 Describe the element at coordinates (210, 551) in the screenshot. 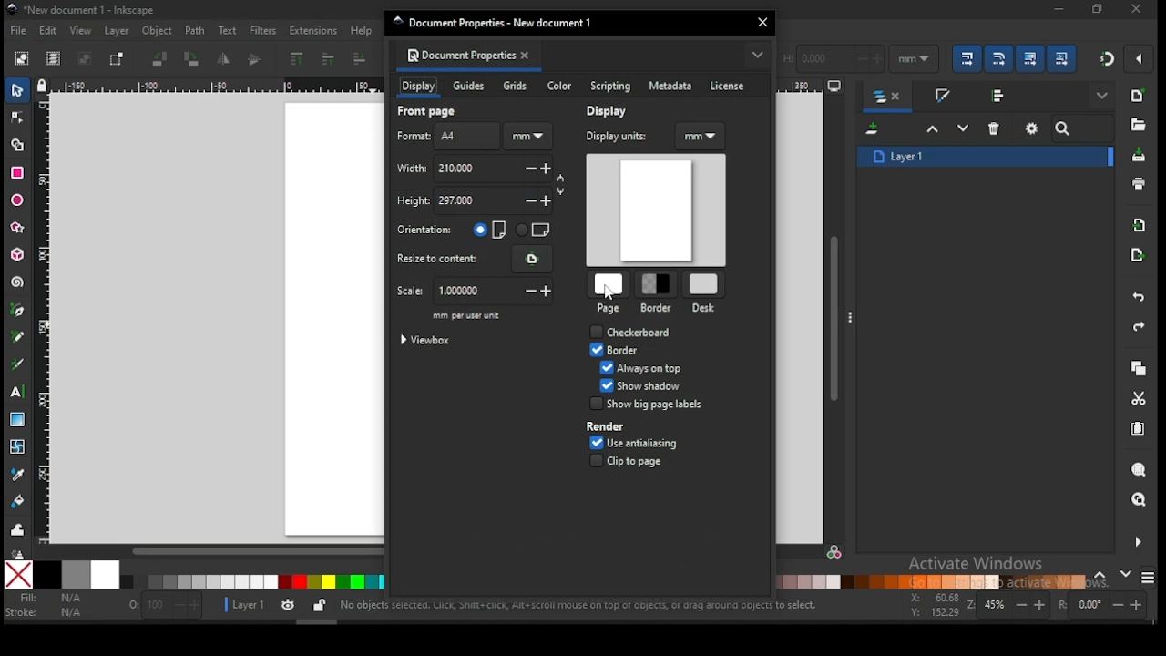

I see `scroll bar` at that location.